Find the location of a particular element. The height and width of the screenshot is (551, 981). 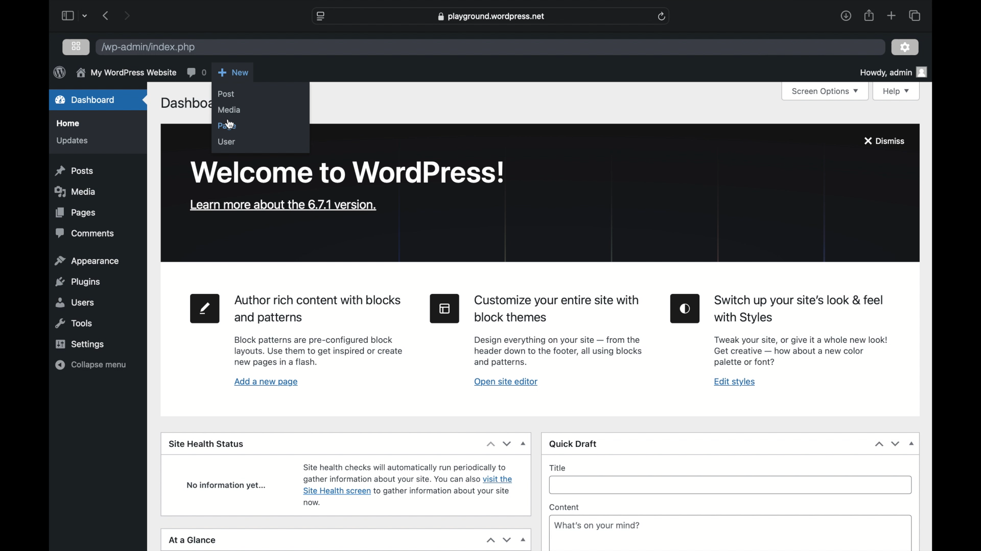

howdy admin is located at coordinates (893, 72).